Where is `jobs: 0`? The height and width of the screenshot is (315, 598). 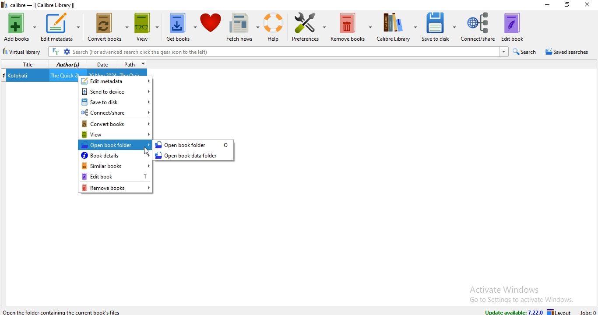 jobs: 0 is located at coordinates (588, 311).